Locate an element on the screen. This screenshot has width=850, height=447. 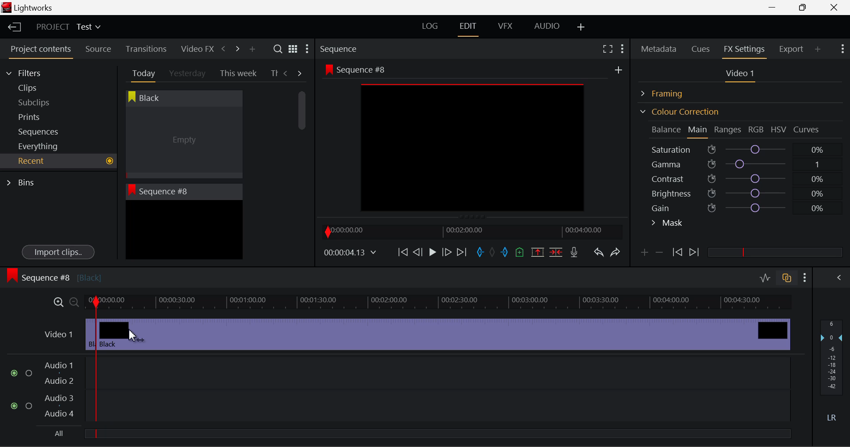
AUDIO Layout is located at coordinates (546, 26).